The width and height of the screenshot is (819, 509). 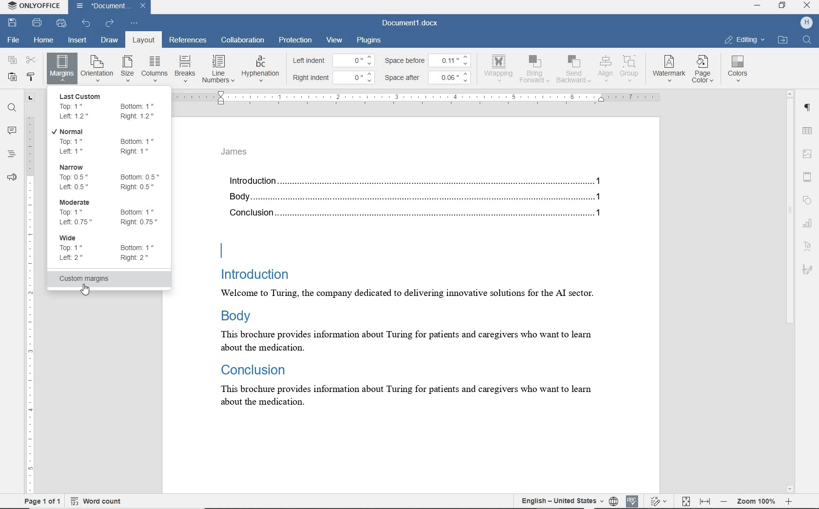 What do you see at coordinates (42, 501) in the screenshot?
I see `page 1 of 1` at bounding box center [42, 501].